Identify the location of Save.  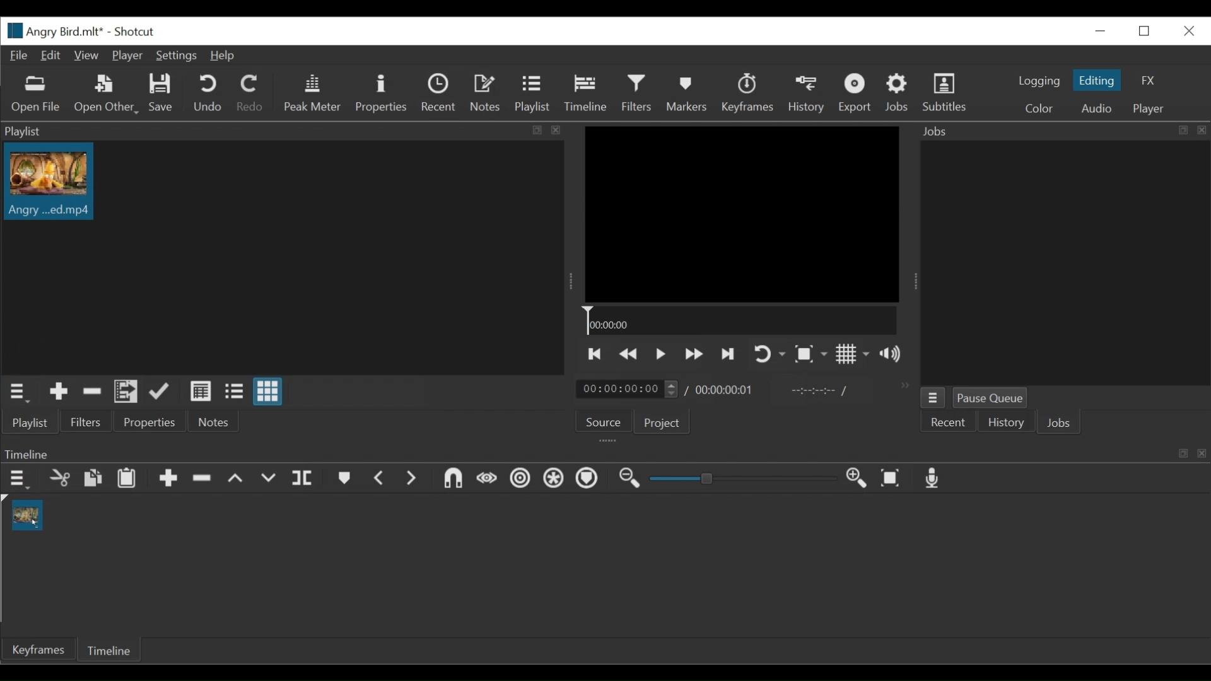
(162, 94).